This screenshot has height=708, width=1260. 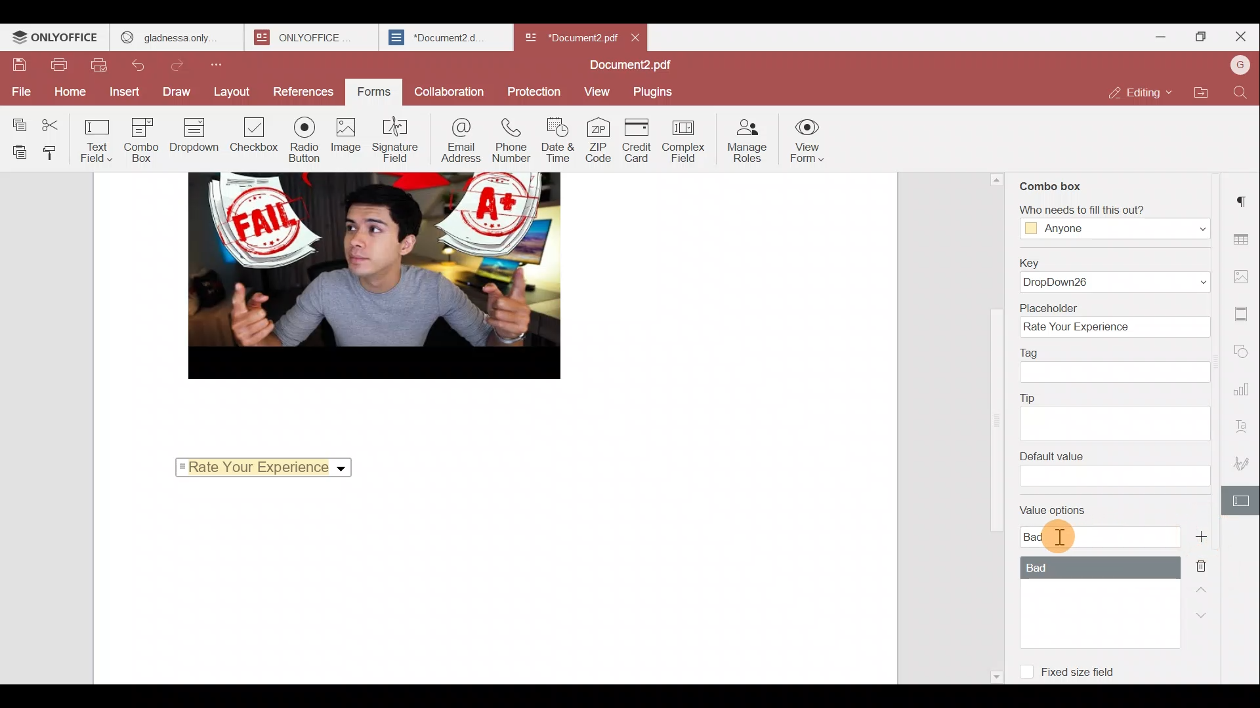 What do you see at coordinates (178, 92) in the screenshot?
I see `Draw` at bounding box center [178, 92].